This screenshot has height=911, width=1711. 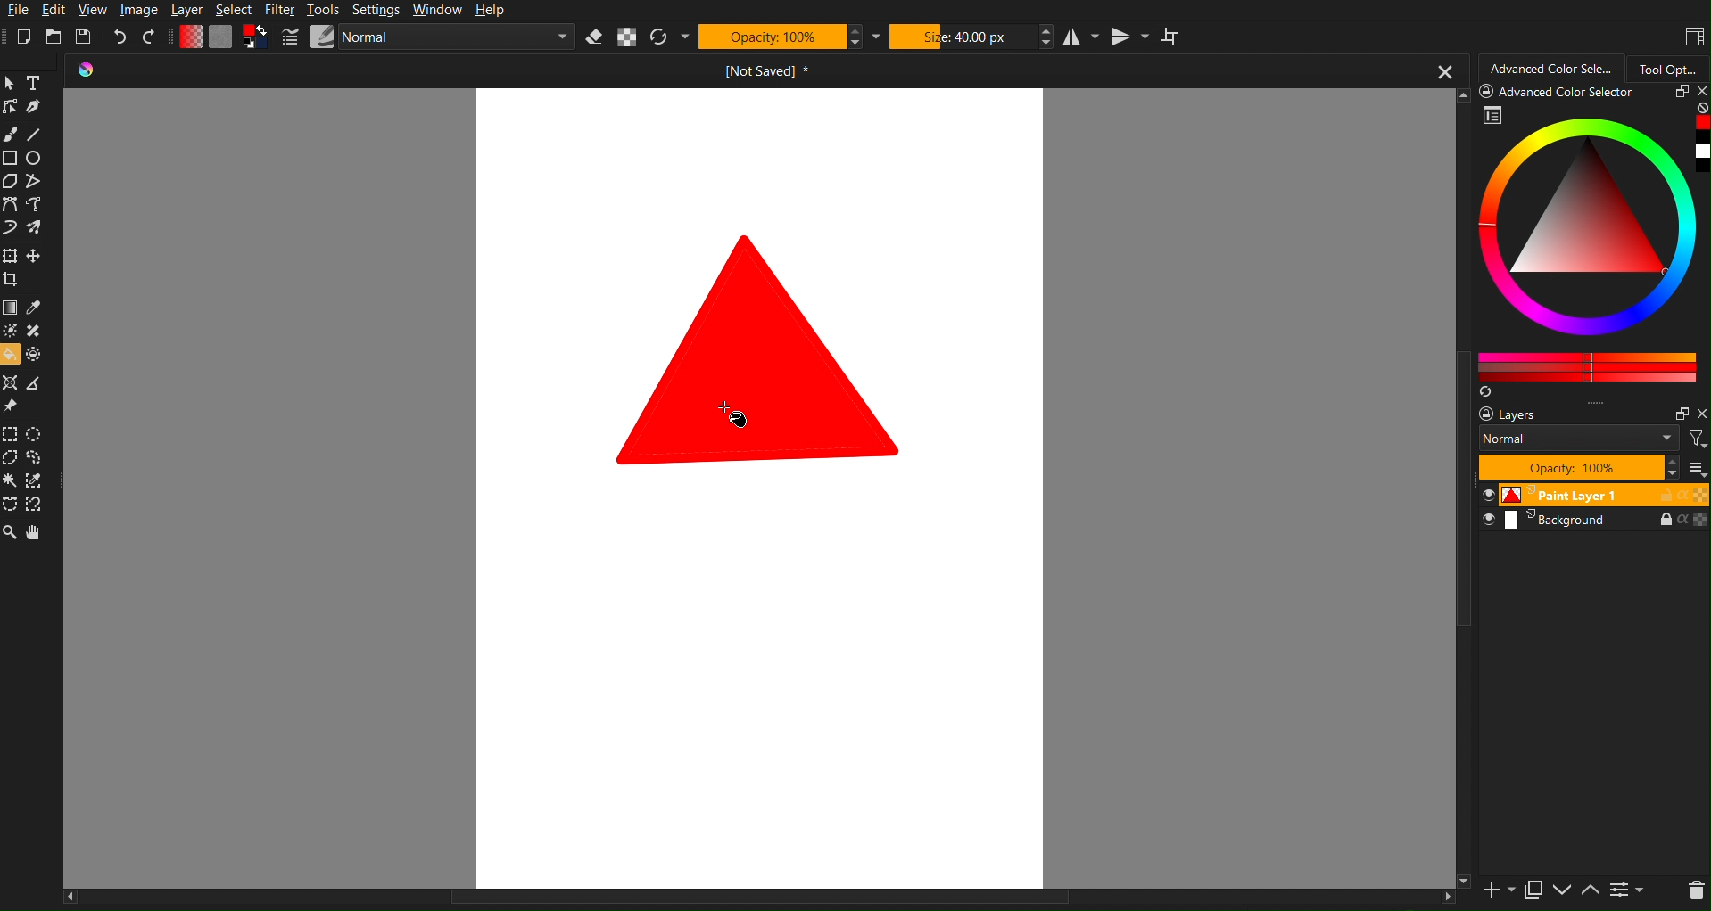 I want to click on fill a contiguous area of color with a color, or fill a selection, so click(x=11, y=355).